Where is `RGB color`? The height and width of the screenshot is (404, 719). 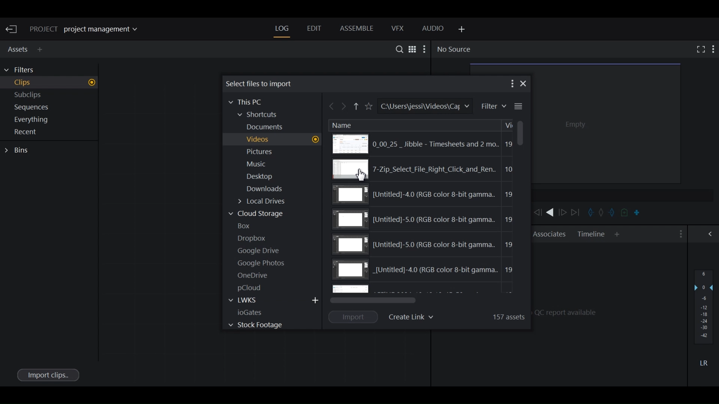 RGB color is located at coordinates (425, 244).